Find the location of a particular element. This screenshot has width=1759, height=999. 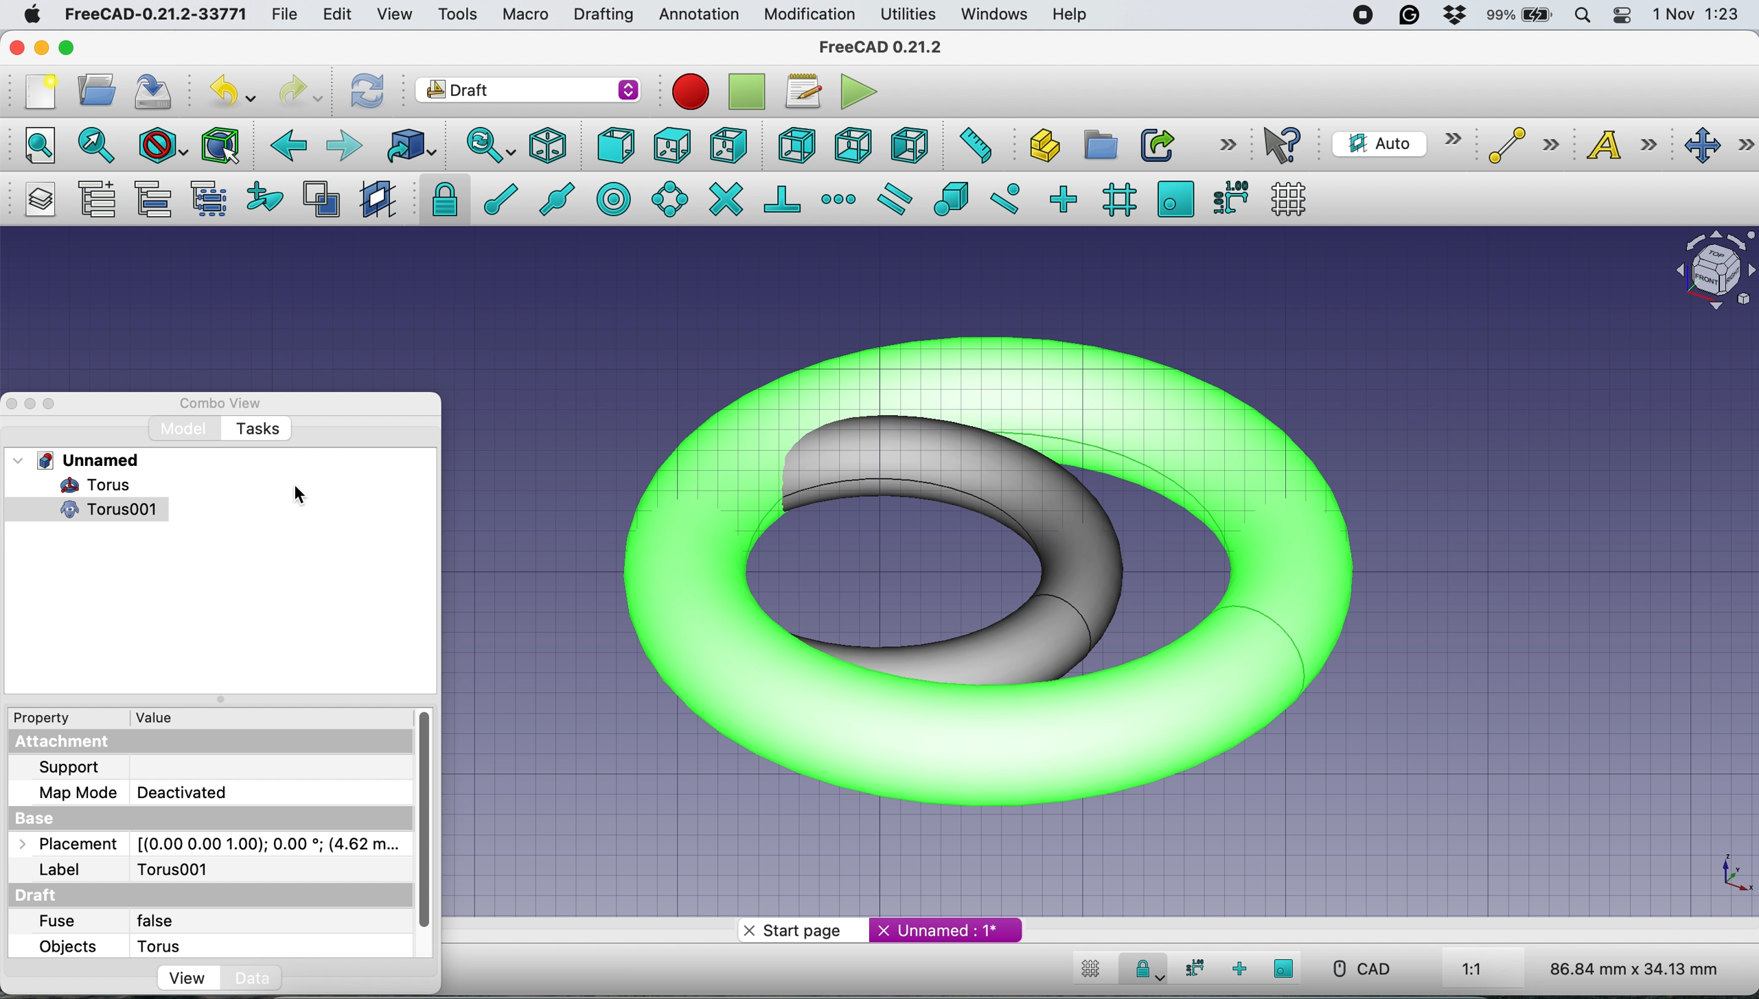

add to construction group is located at coordinates (260, 199).